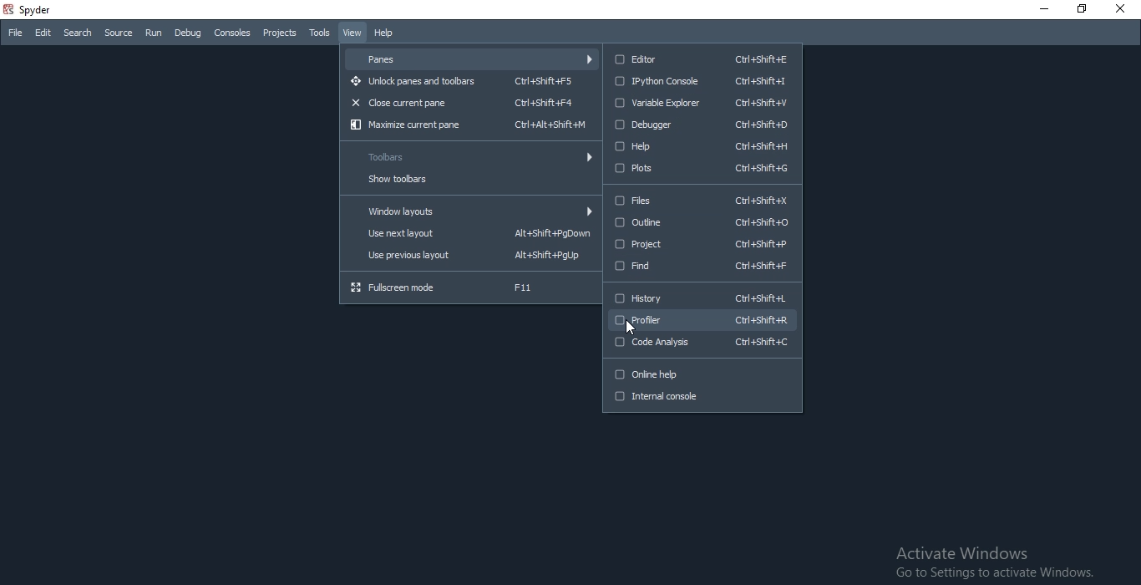  I want to click on Use previous layout, so click(467, 257).